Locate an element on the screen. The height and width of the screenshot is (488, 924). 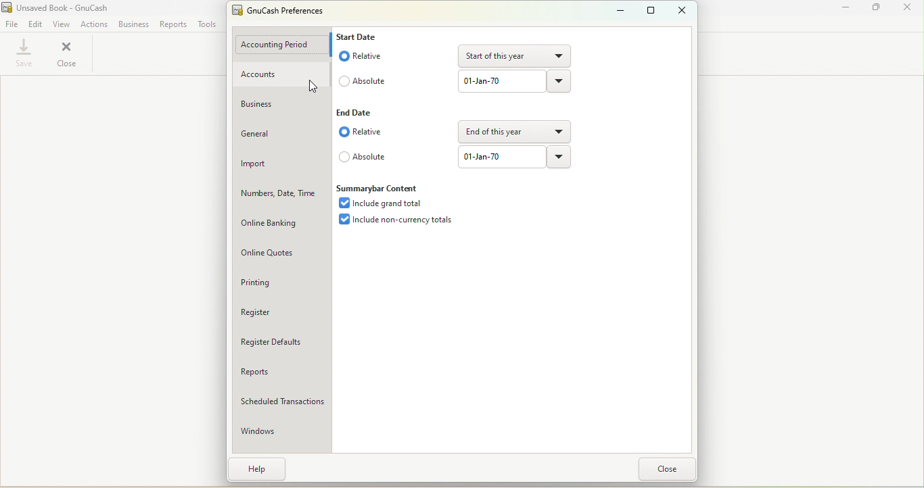
Actions is located at coordinates (95, 23).